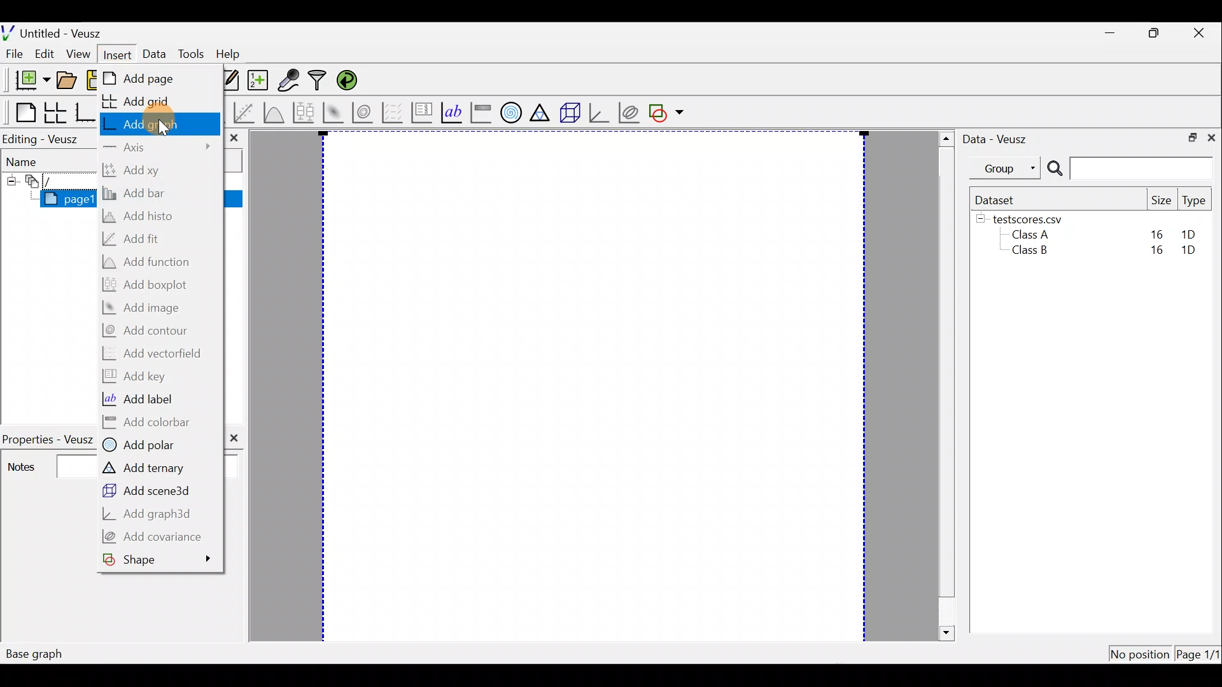 The height and width of the screenshot is (687, 1222). I want to click on Create new dataset using ranges, parametrically, or as functions of existing datasets., so click(256, 80).